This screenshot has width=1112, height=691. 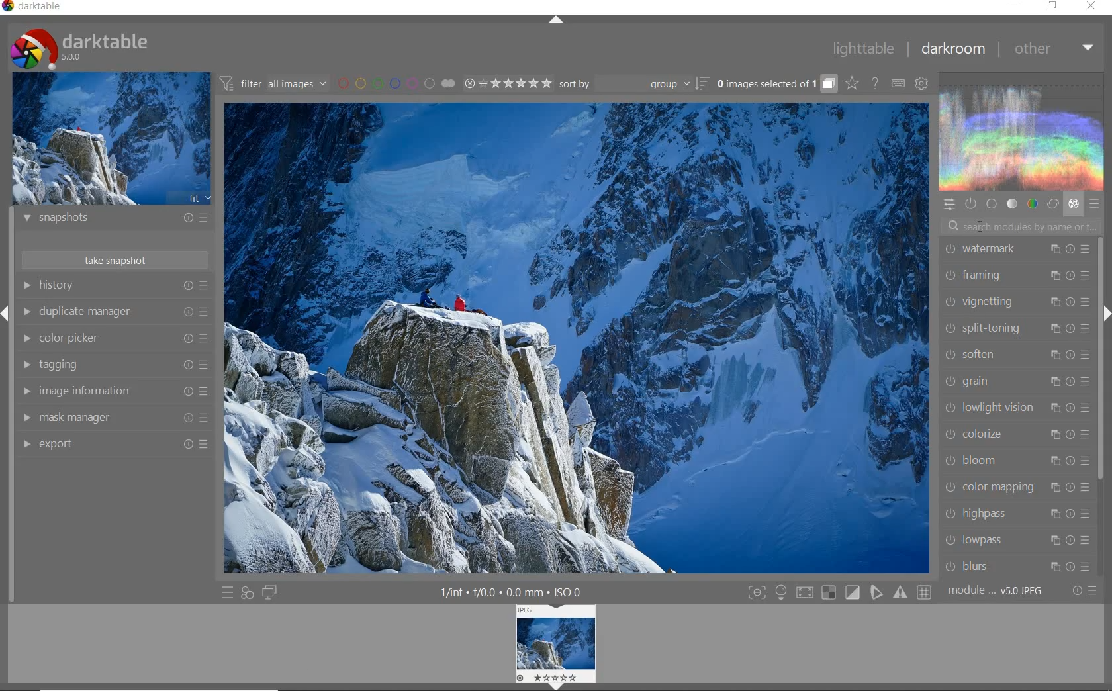 What do you see at coordinates (114, 365) in the screenshot?
I see `tagging` at bounding box center [114, 365].